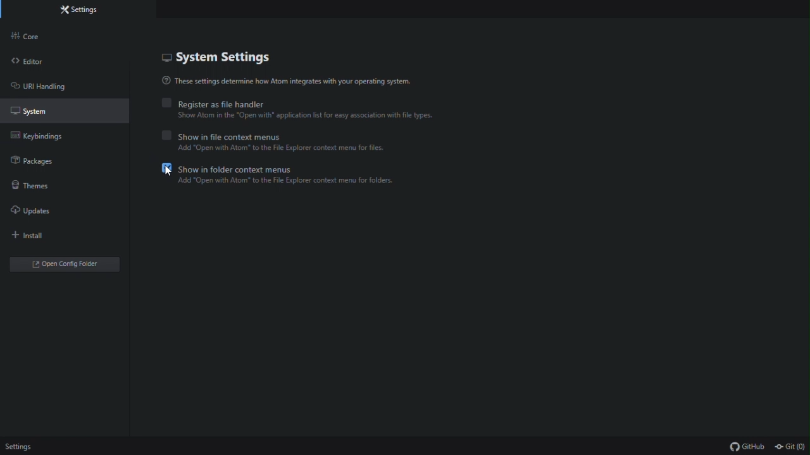 The width and height of the screenshot is (810, 455). What do you see at coordinates (741, 446) in the screenshot?
I see `Git Hub` at bounding box center [741, 446].